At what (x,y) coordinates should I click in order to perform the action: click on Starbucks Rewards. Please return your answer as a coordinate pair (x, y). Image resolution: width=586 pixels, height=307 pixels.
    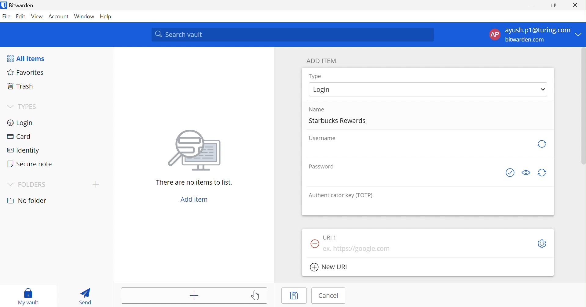
    Looking at the image, I should click on (339, 120).